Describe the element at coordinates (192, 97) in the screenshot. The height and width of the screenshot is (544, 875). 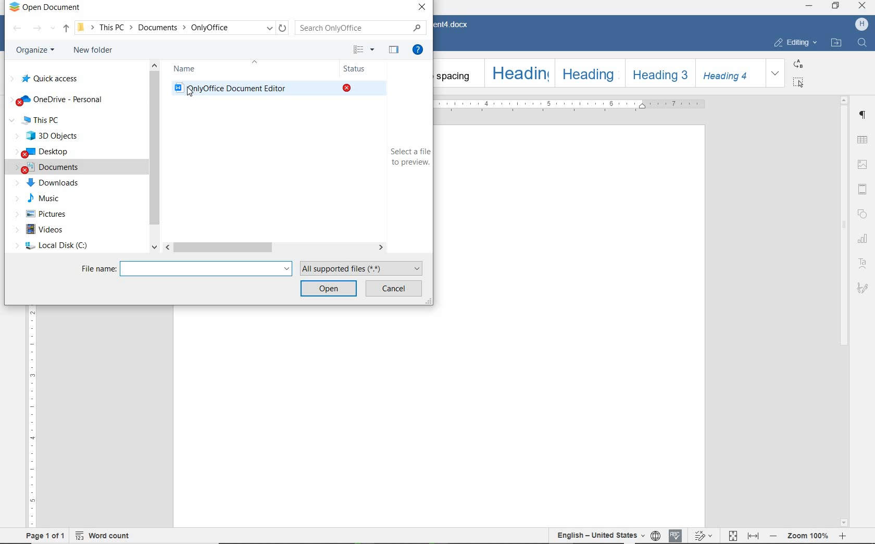
I see `Pointer` at that location.